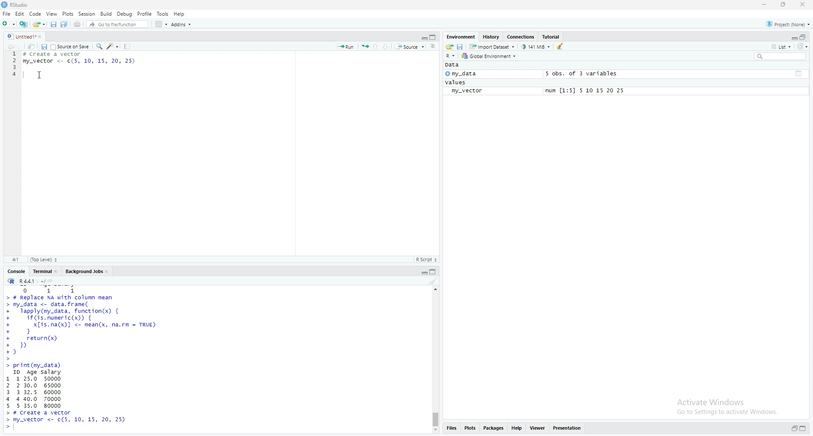 The image size is (813, 436). I want to click on activate windows go to settings to activate windows, so click(721, 404).